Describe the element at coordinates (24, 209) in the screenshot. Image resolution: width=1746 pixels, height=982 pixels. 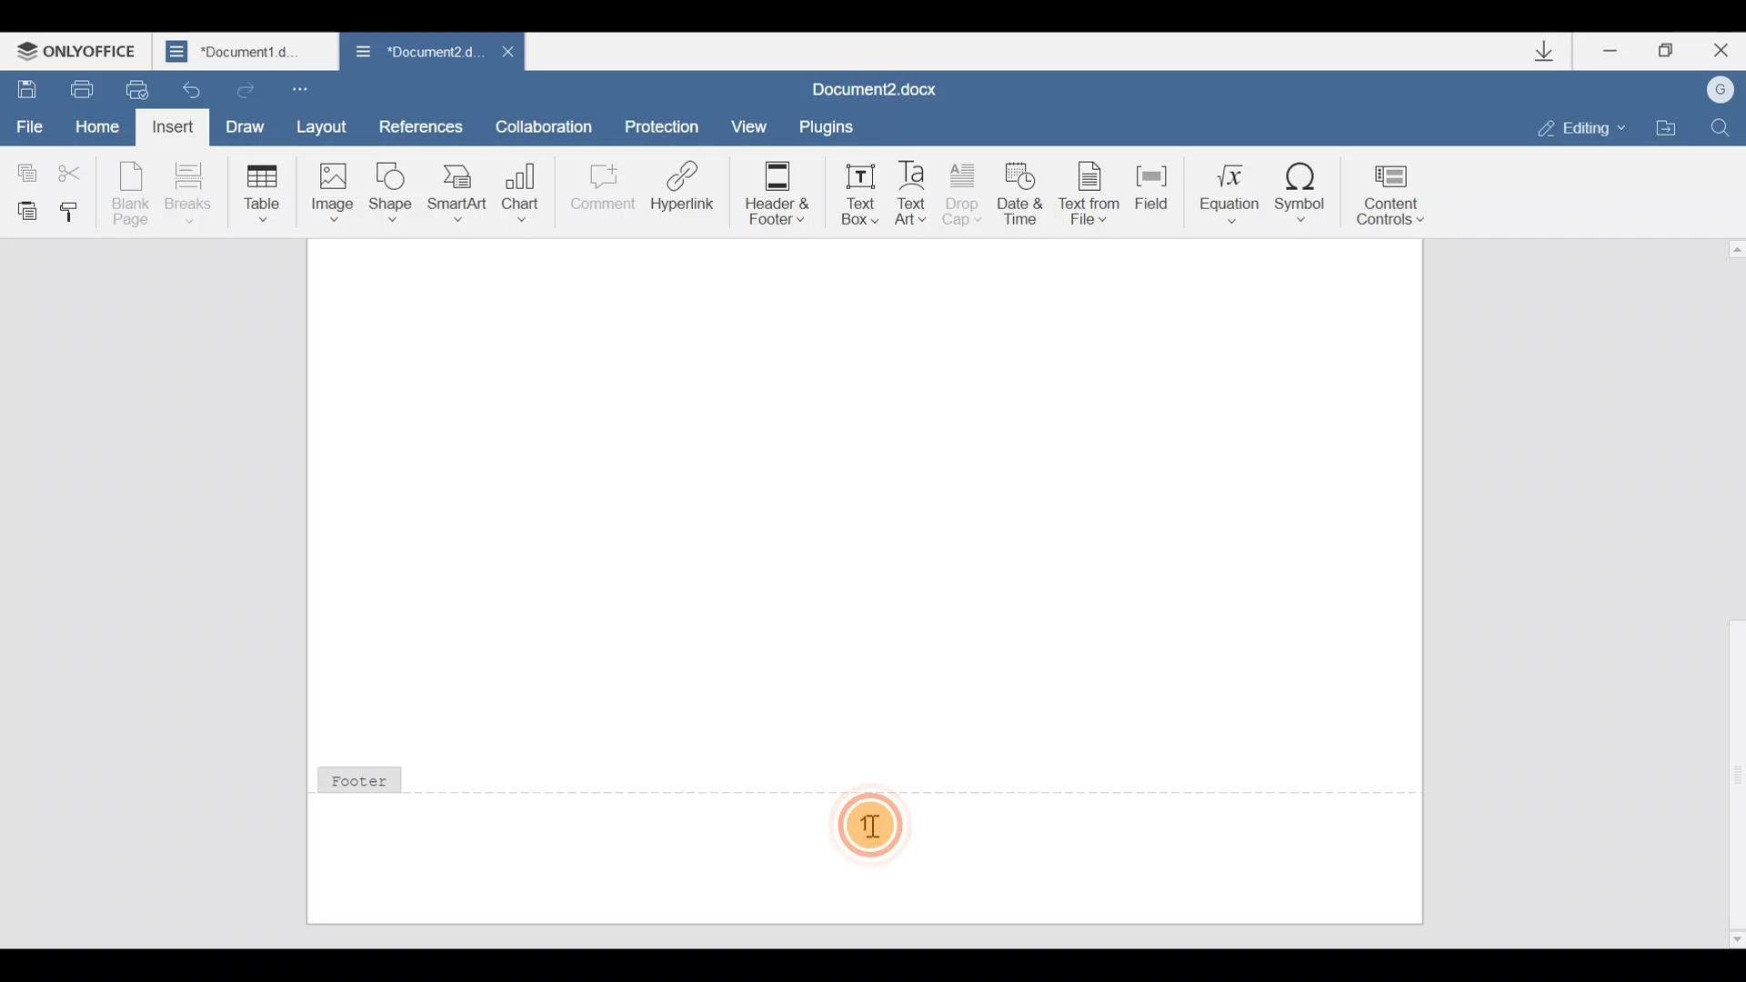
I see `Paste` at that location.